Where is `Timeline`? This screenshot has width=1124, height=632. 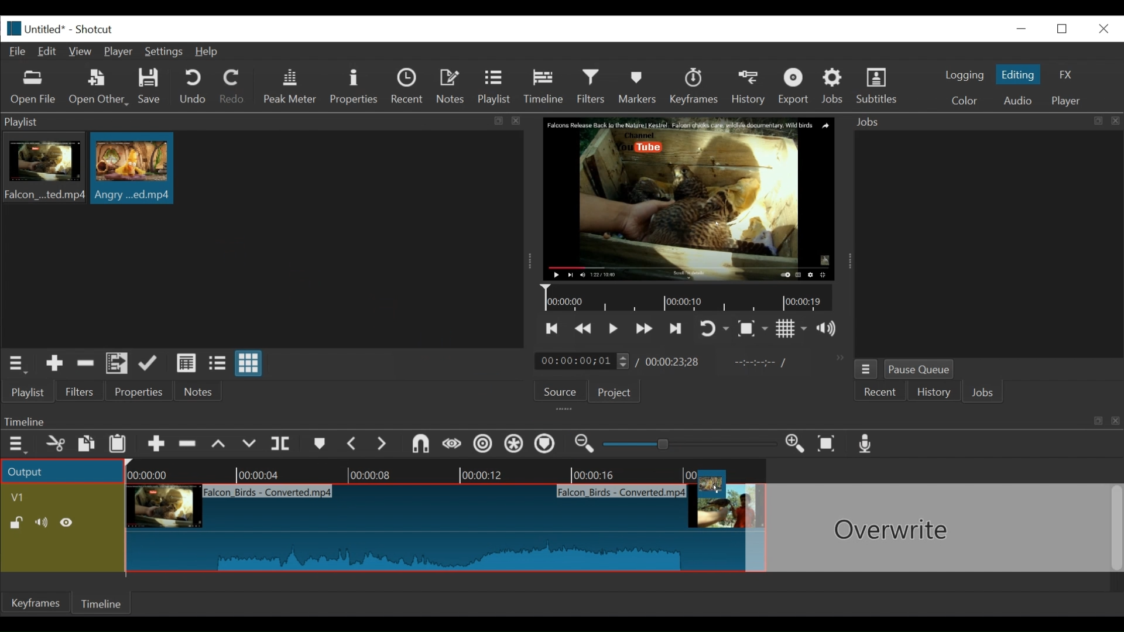
Timeline is located at coordinates (547, 84).